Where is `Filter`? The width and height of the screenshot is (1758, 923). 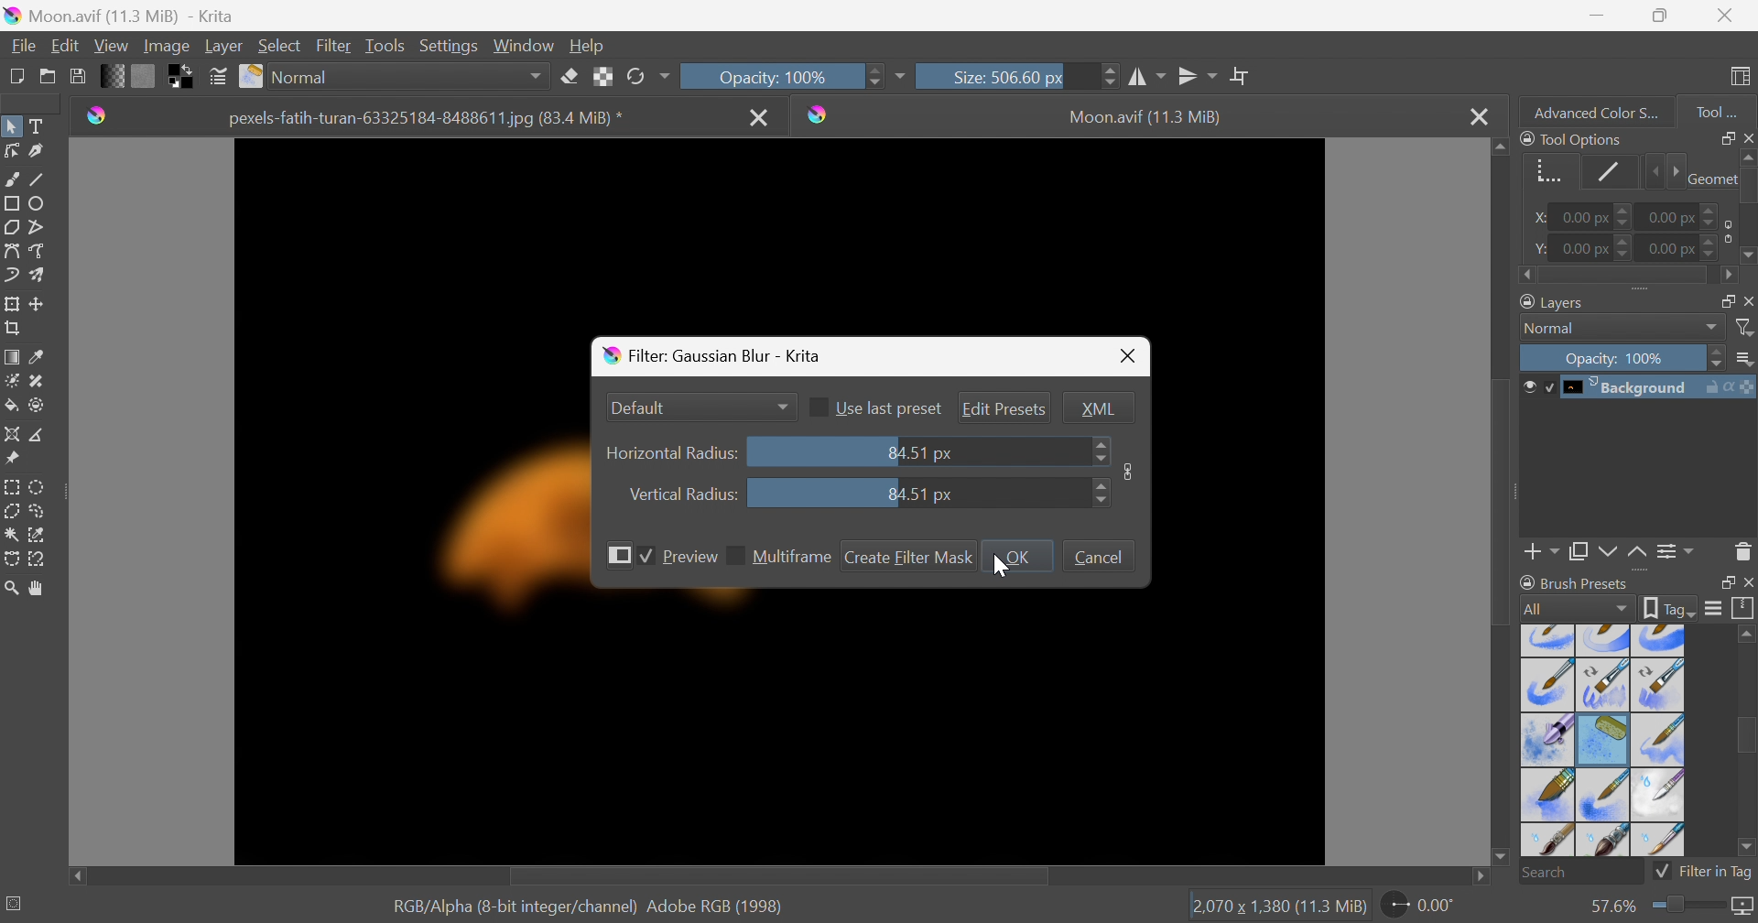 Filter is located at coordinates (335, 46).